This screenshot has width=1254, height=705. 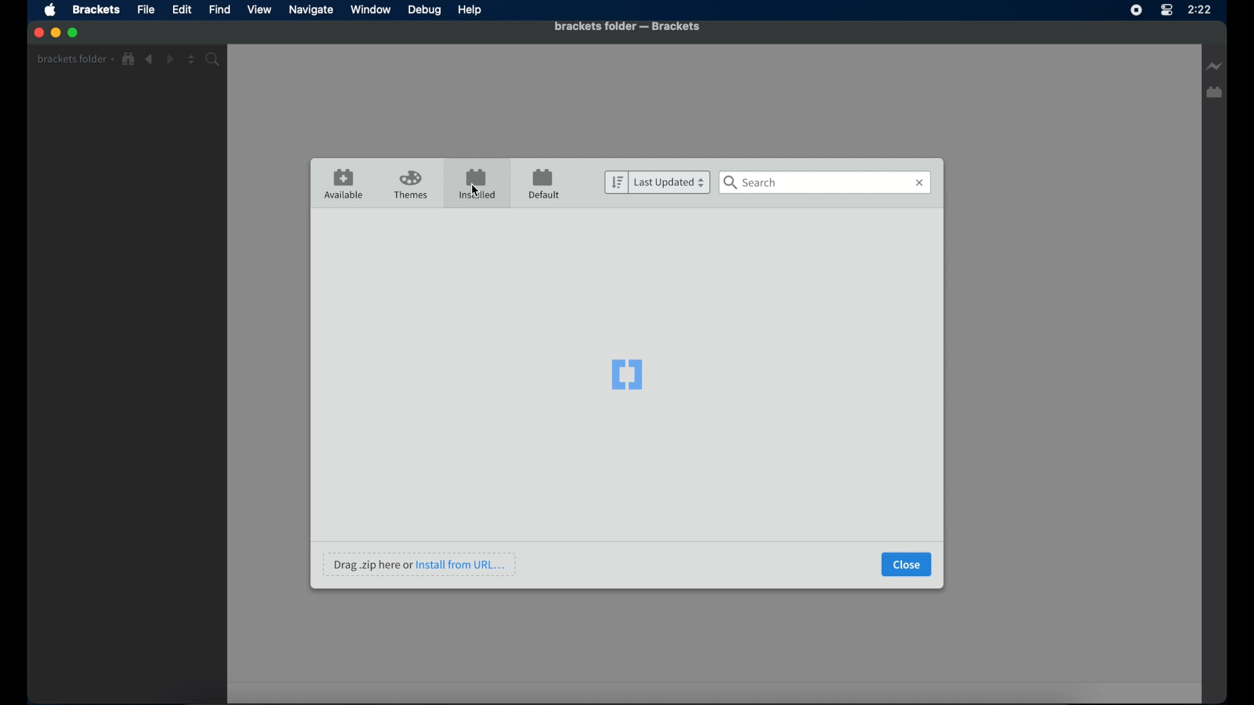 What do you see at coordinates (52, 11) in the screenshot?
I see `apple icon` at bounding box center [52, 11].